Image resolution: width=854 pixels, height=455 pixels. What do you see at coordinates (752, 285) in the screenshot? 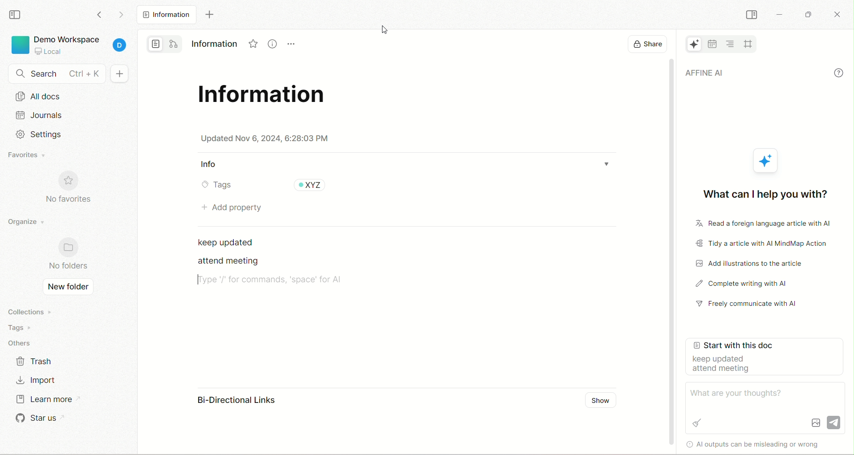
I see `complete writing with AI` at bounding box center [752, 285].